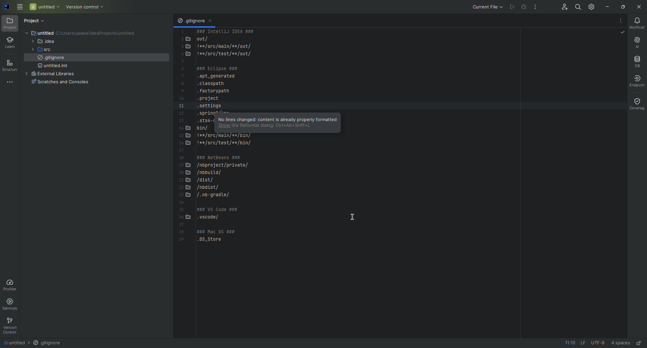  I want to click on More Actions, so click(621, 20).